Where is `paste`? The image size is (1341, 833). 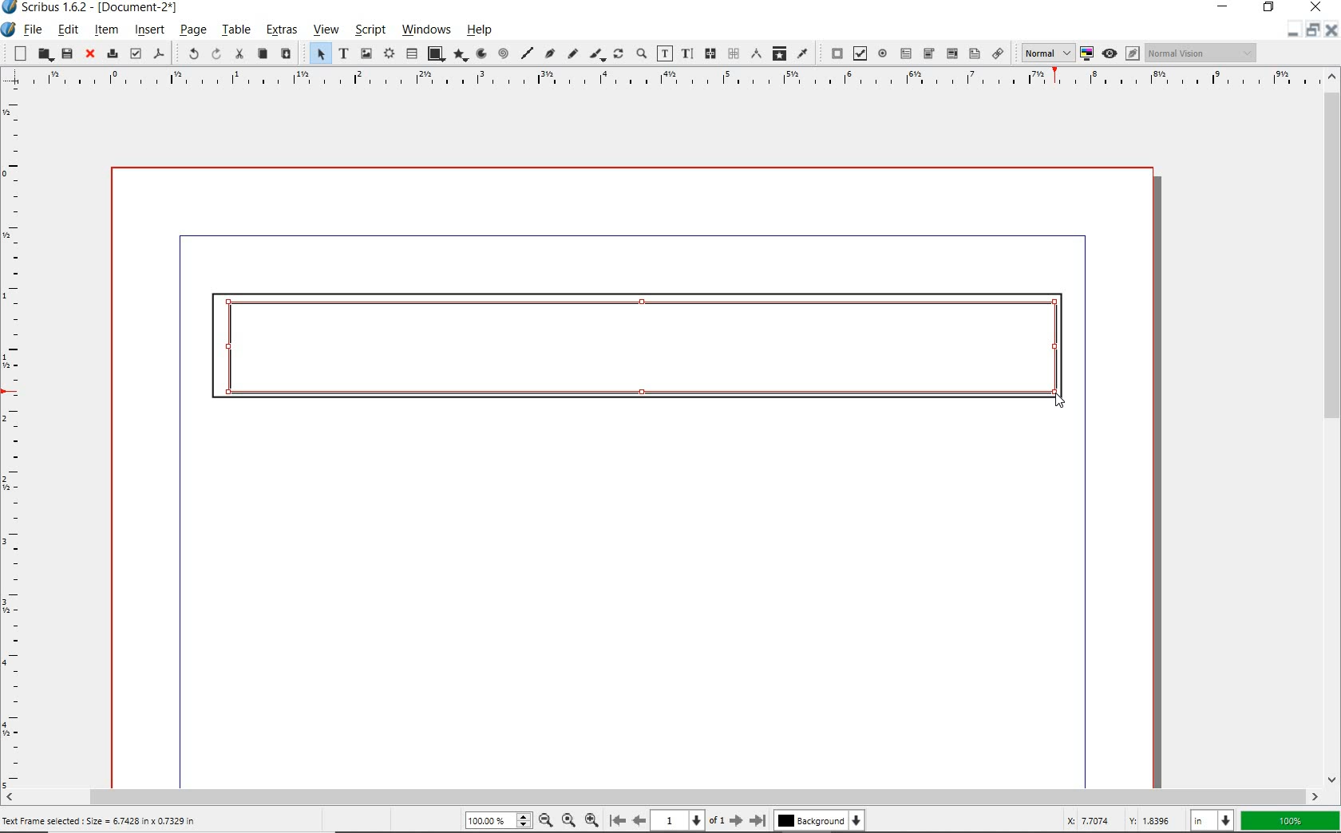
paste is located at coordinates (286, 53).